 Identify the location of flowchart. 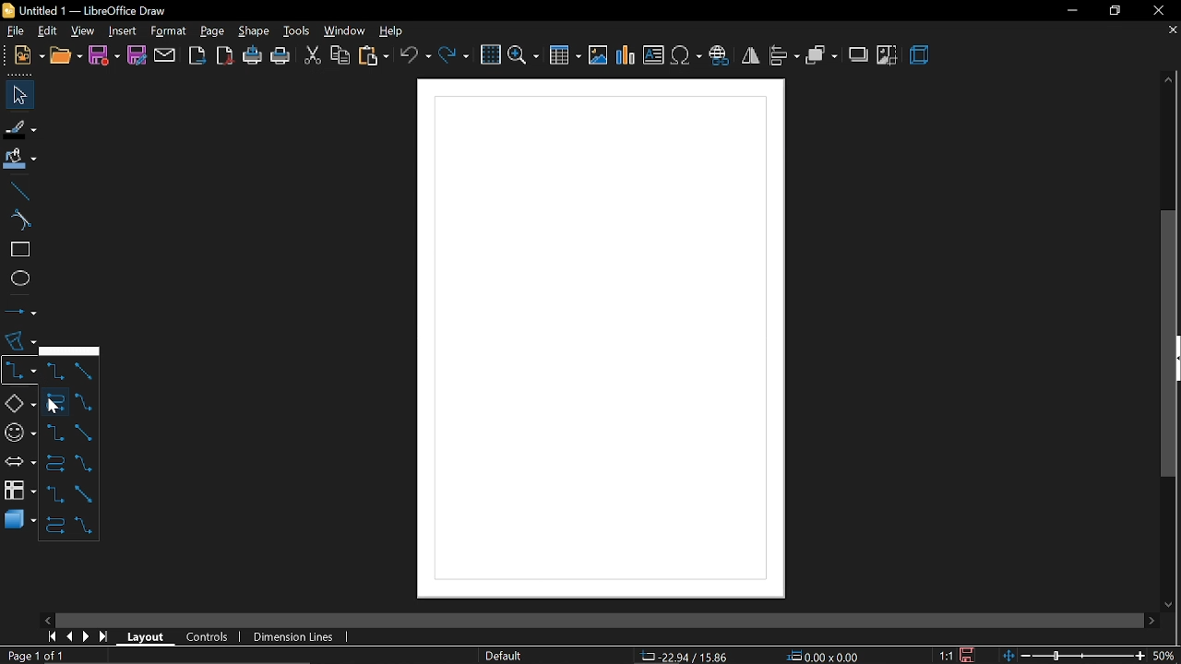
(20, 492).